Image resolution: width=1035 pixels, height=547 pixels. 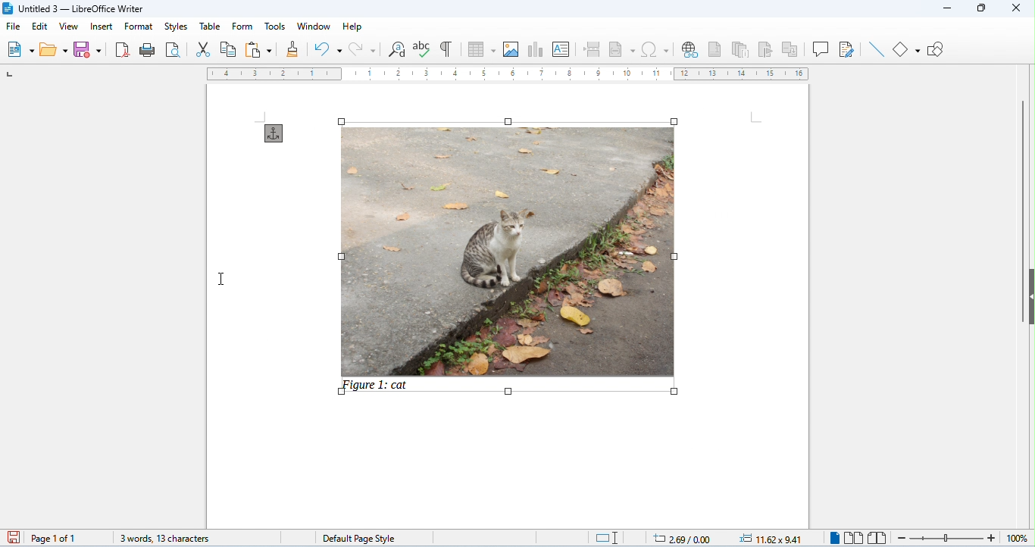 What do you see at coordinates (743, 50) in the screenshot?
I see `insert endnote` at bounding box center [743, 50].